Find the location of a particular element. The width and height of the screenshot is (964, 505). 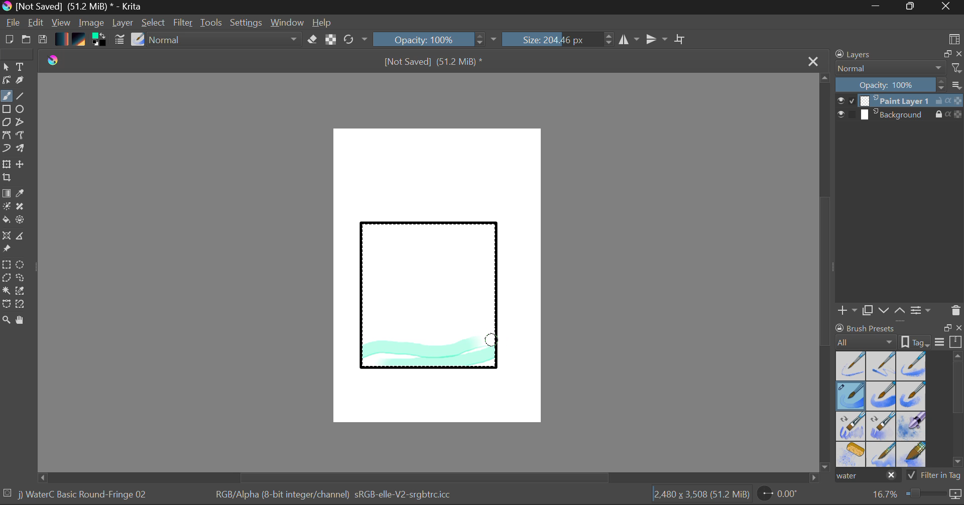

Water C - Wet is located at coordinates (882, 366).